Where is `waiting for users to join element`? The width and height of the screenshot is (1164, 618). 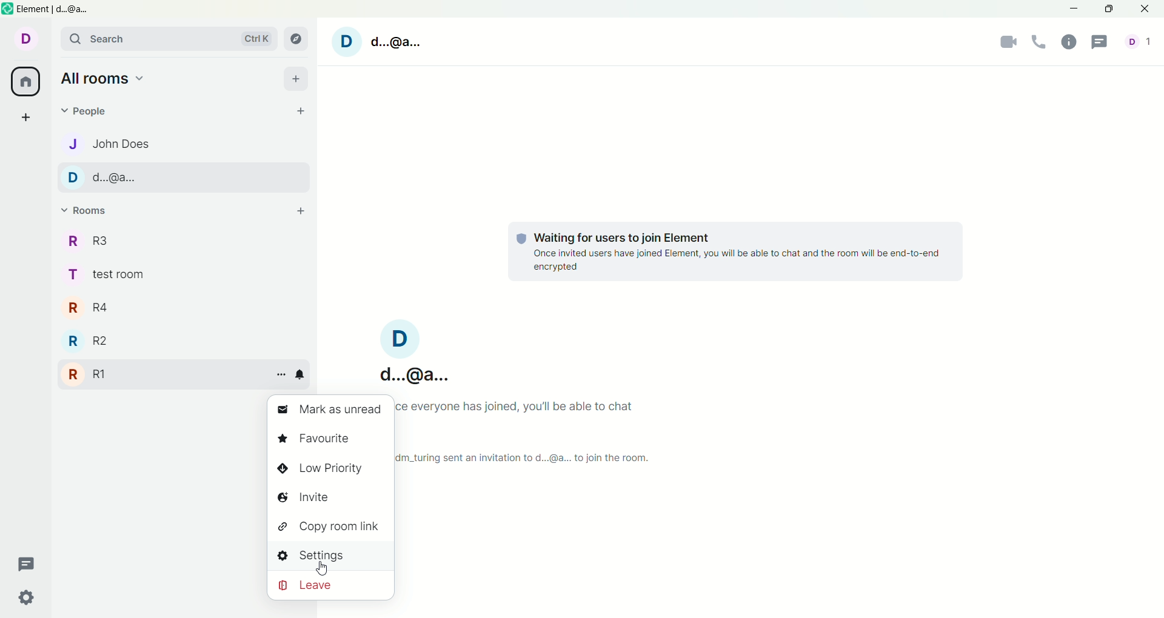
waiting for users to join element is located at coordinates (639, 237).